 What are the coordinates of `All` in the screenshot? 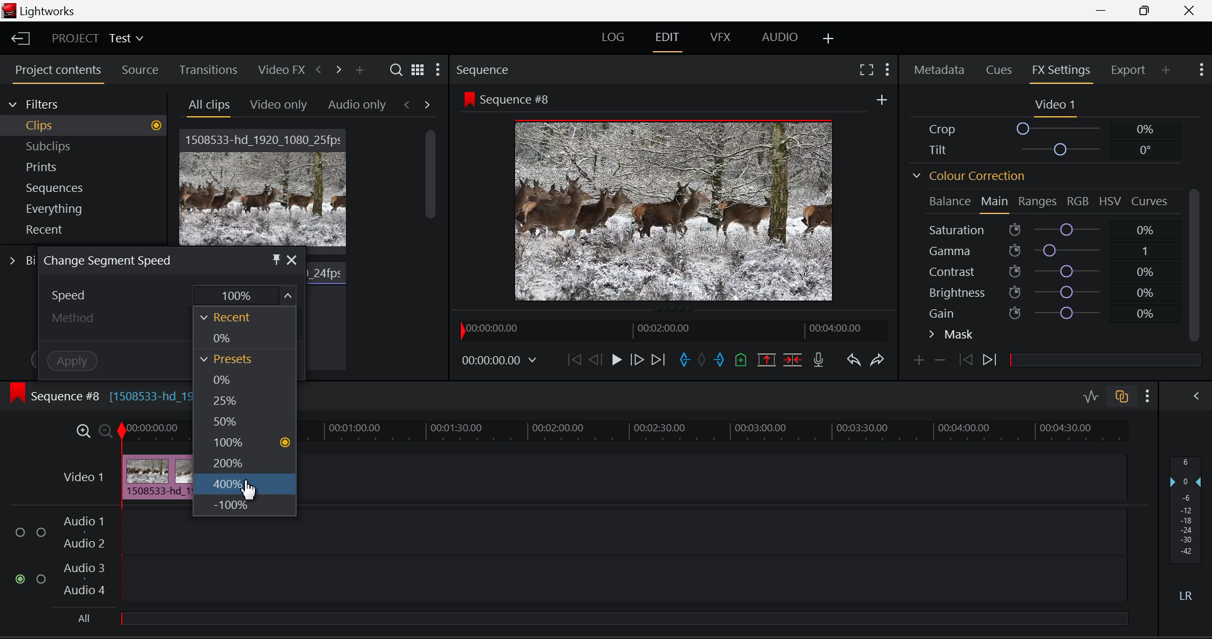 It's located at (596, 619).